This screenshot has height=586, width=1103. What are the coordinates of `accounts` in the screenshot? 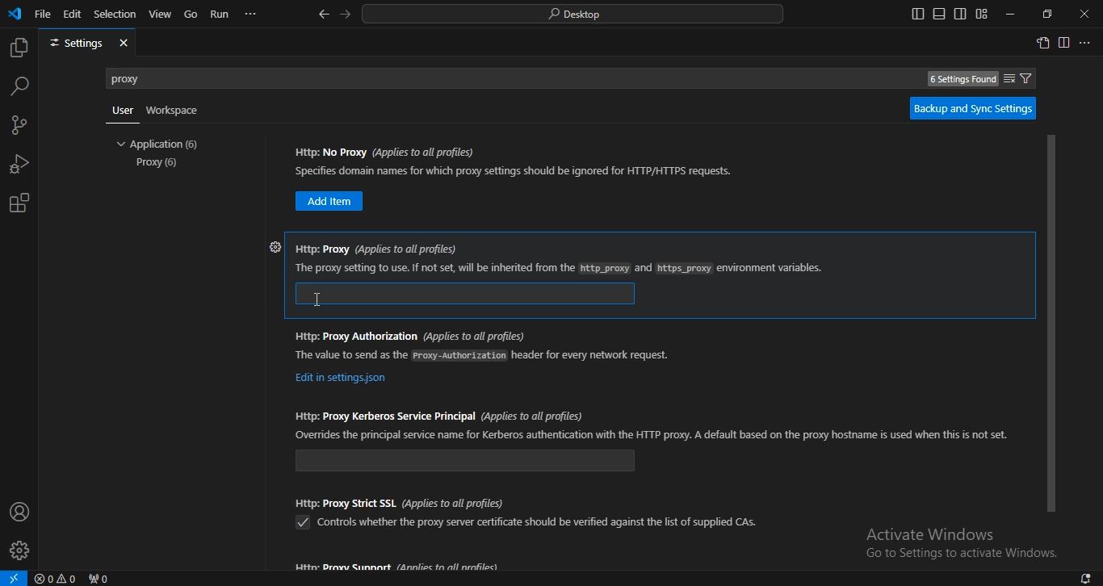 It's located at (19, 512).